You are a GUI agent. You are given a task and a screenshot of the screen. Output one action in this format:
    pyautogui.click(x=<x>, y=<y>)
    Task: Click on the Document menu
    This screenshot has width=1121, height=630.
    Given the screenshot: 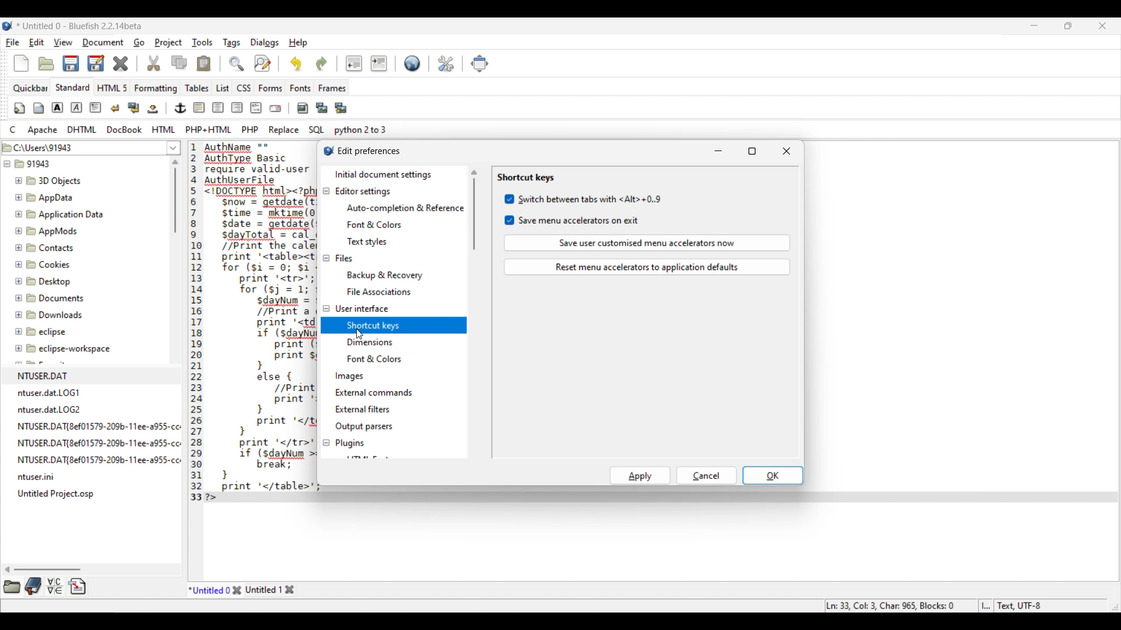 What is the action you would take?
    pyautogui.click(x=103, y=43)
    